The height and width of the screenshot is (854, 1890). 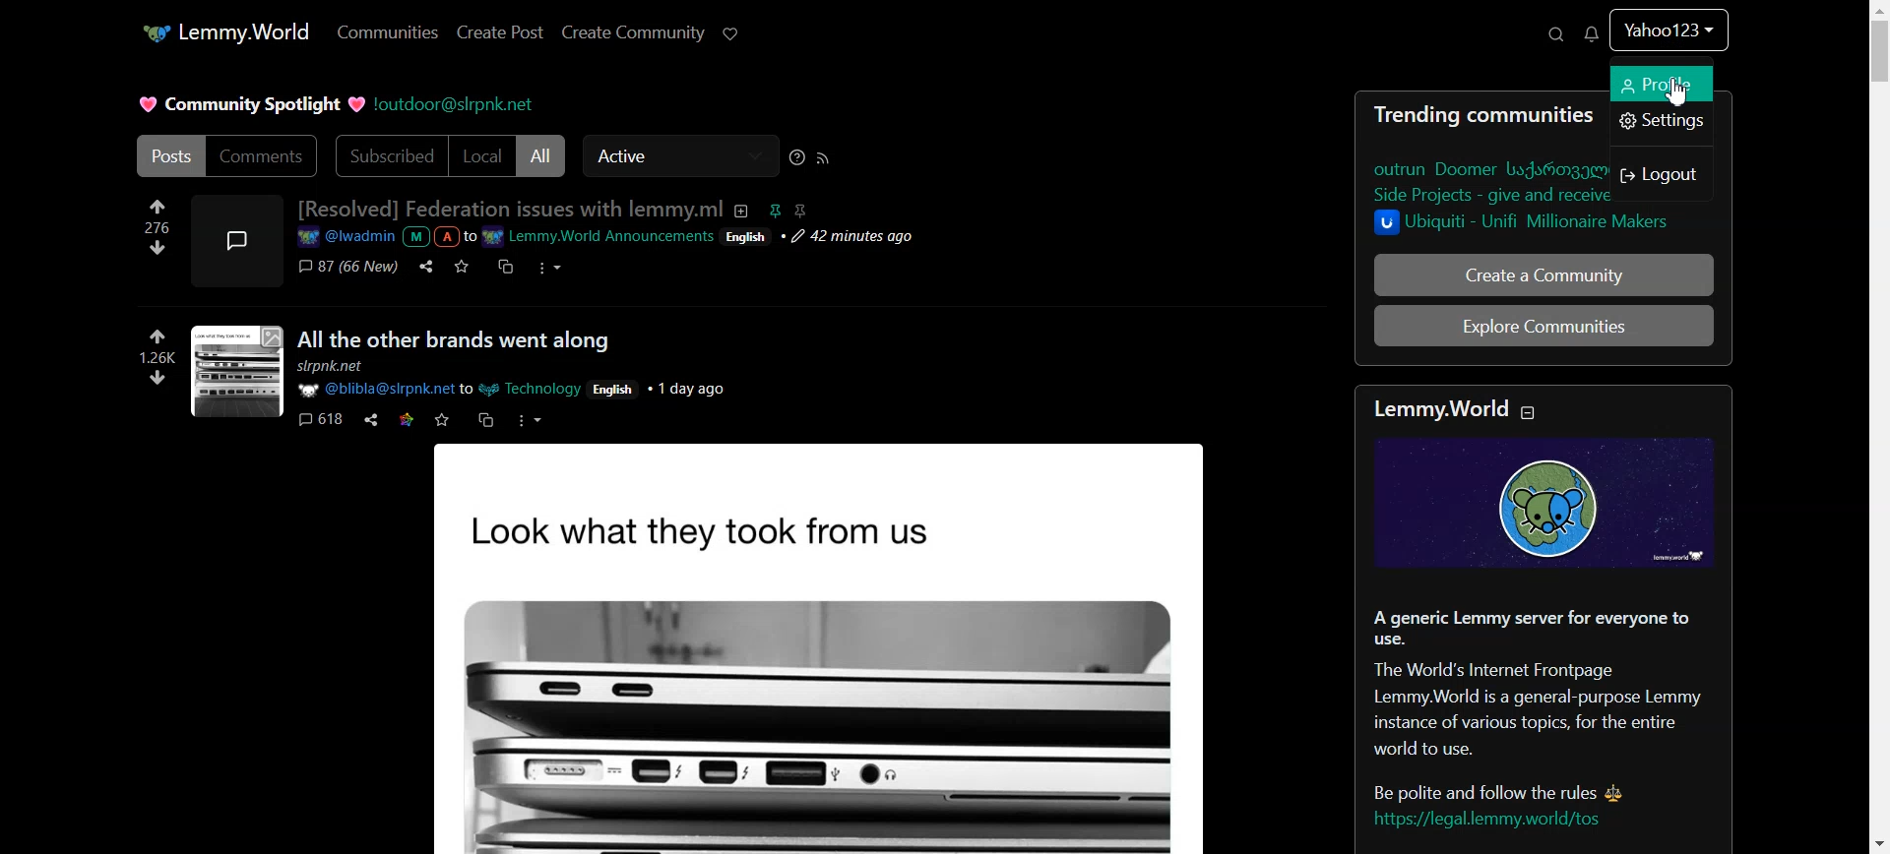 I want to click on Create Post, so click(x=501, y=32).